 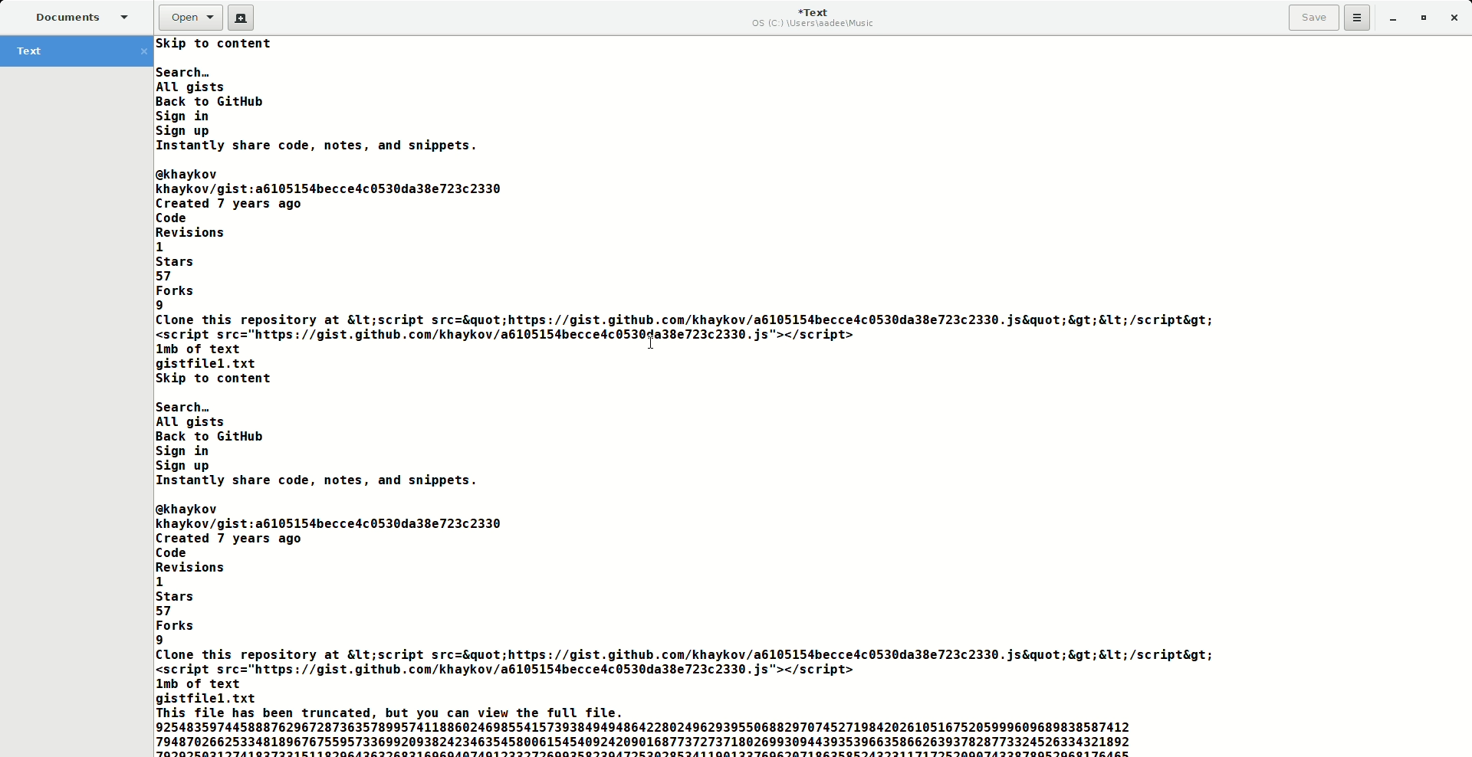 What do you see at coordinates (653, 344) in the screenshot?
I see `cursor` at bounding box center [653, 344].